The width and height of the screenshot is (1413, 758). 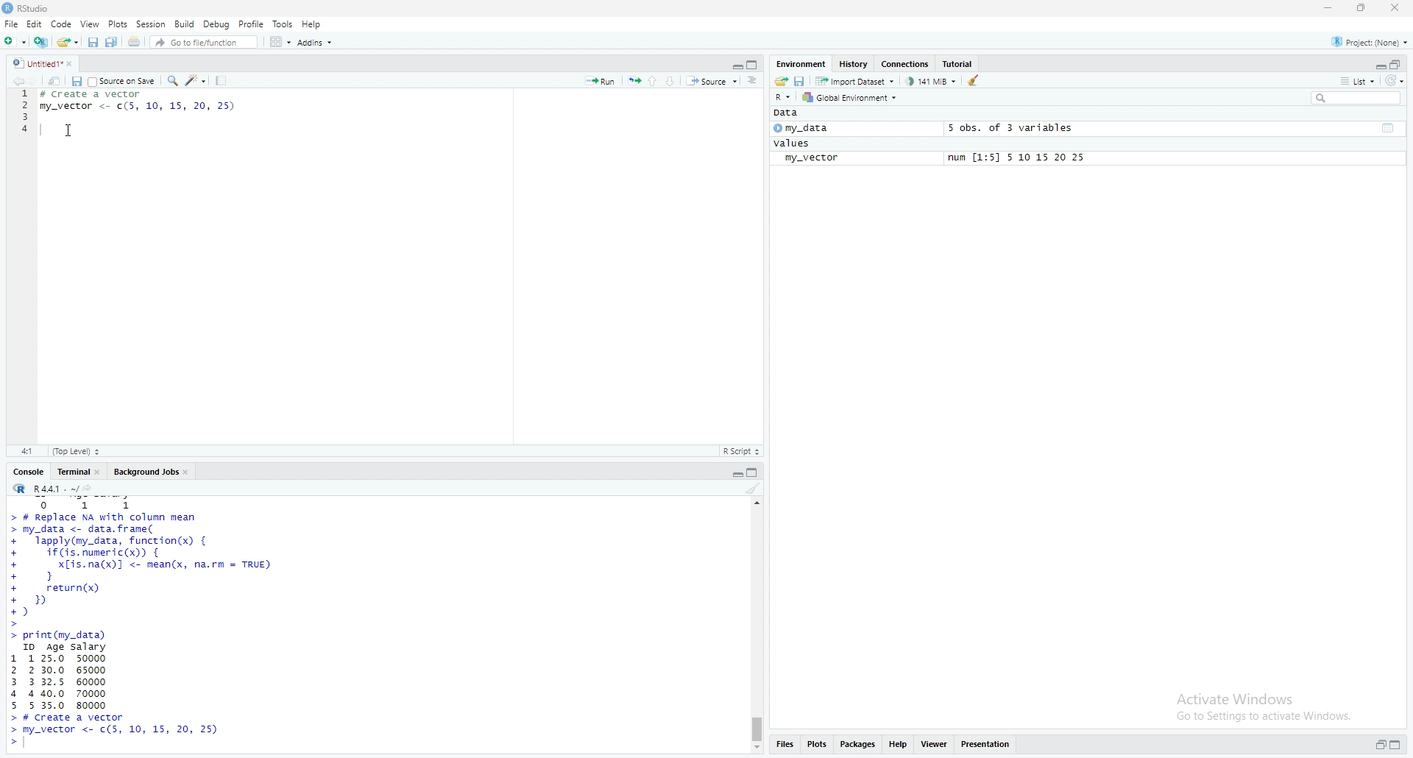 What do you see at coordinates (757, 625) in the screenshot?
I see `scrollbar` at bounding box center [757, 625].